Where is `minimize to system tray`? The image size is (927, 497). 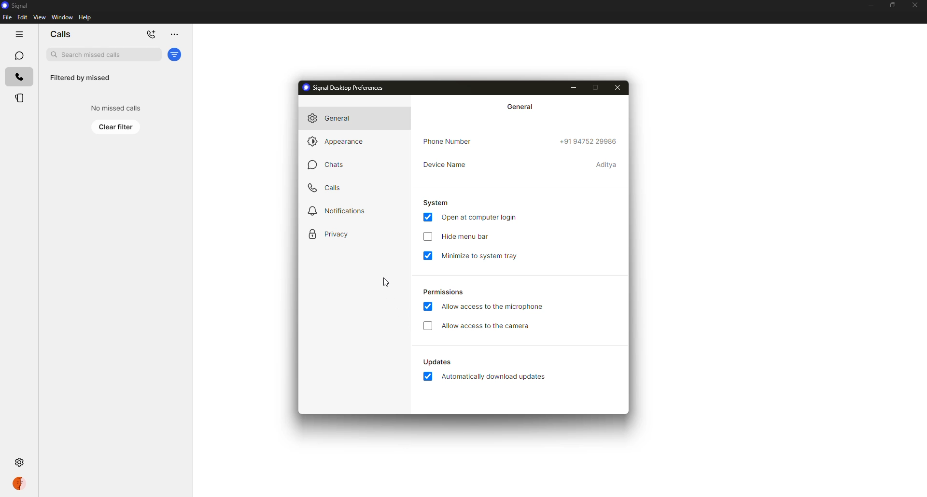 minimize to system tray is located at coordinates (481, 256).